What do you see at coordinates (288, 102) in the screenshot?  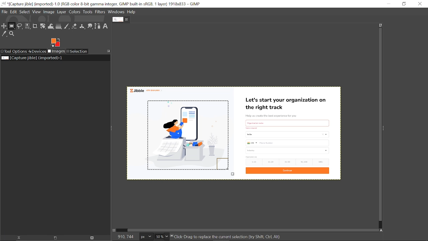 I see `Let's start your organization on
the right track` at bounding box center [288, 102].